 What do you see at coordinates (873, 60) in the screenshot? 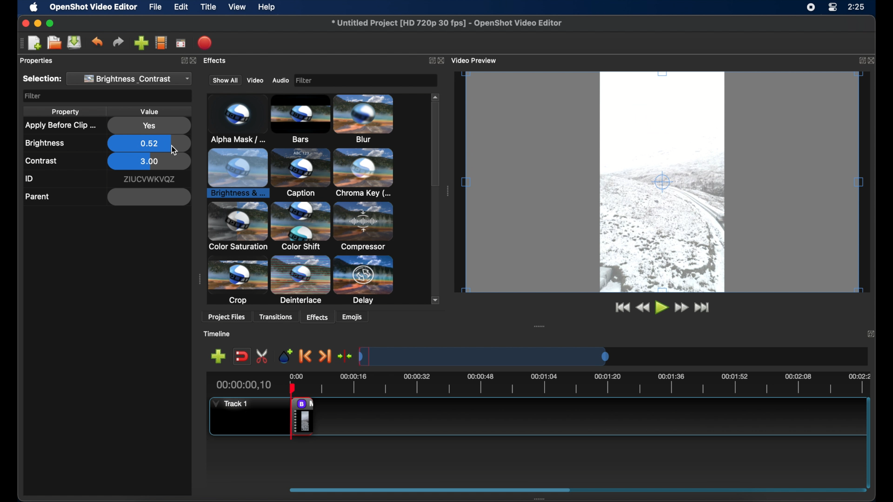
I see `close` at bounding box center [873, 60].